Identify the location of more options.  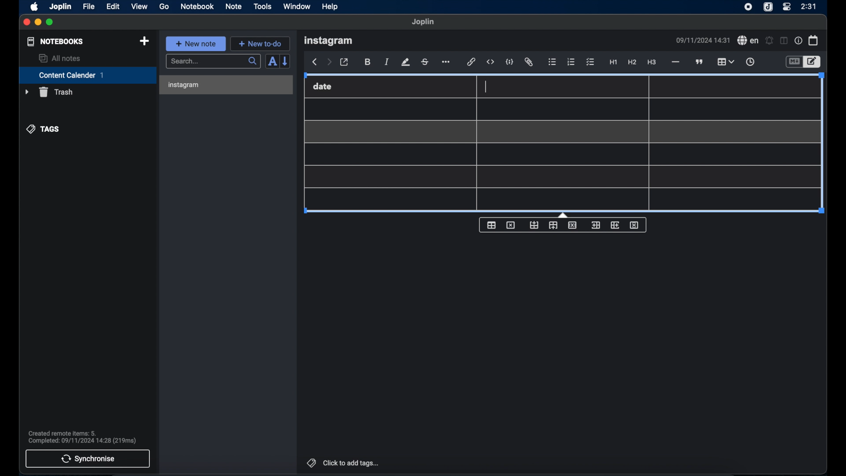
(445, 62).